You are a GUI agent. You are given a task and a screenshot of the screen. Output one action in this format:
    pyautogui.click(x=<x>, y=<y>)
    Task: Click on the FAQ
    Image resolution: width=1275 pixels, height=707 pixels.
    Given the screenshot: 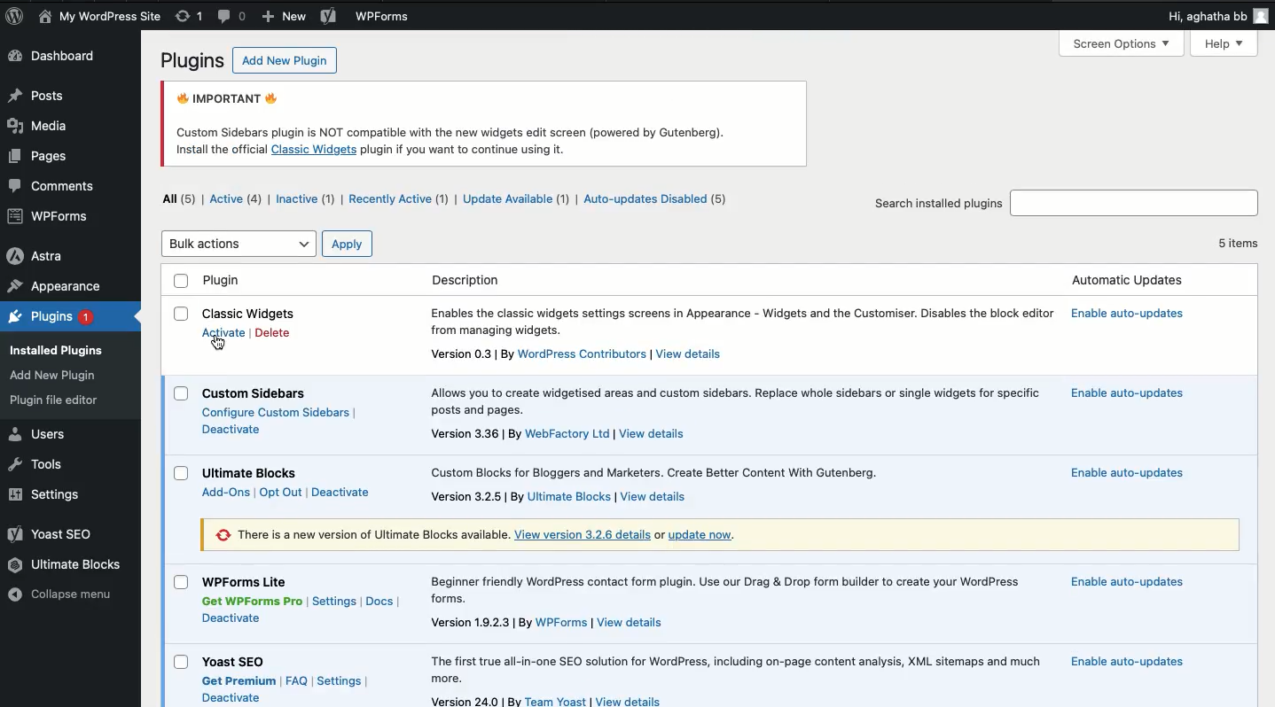 What is the action you would take?
    pyautogui.click(x=296, y=678)
    